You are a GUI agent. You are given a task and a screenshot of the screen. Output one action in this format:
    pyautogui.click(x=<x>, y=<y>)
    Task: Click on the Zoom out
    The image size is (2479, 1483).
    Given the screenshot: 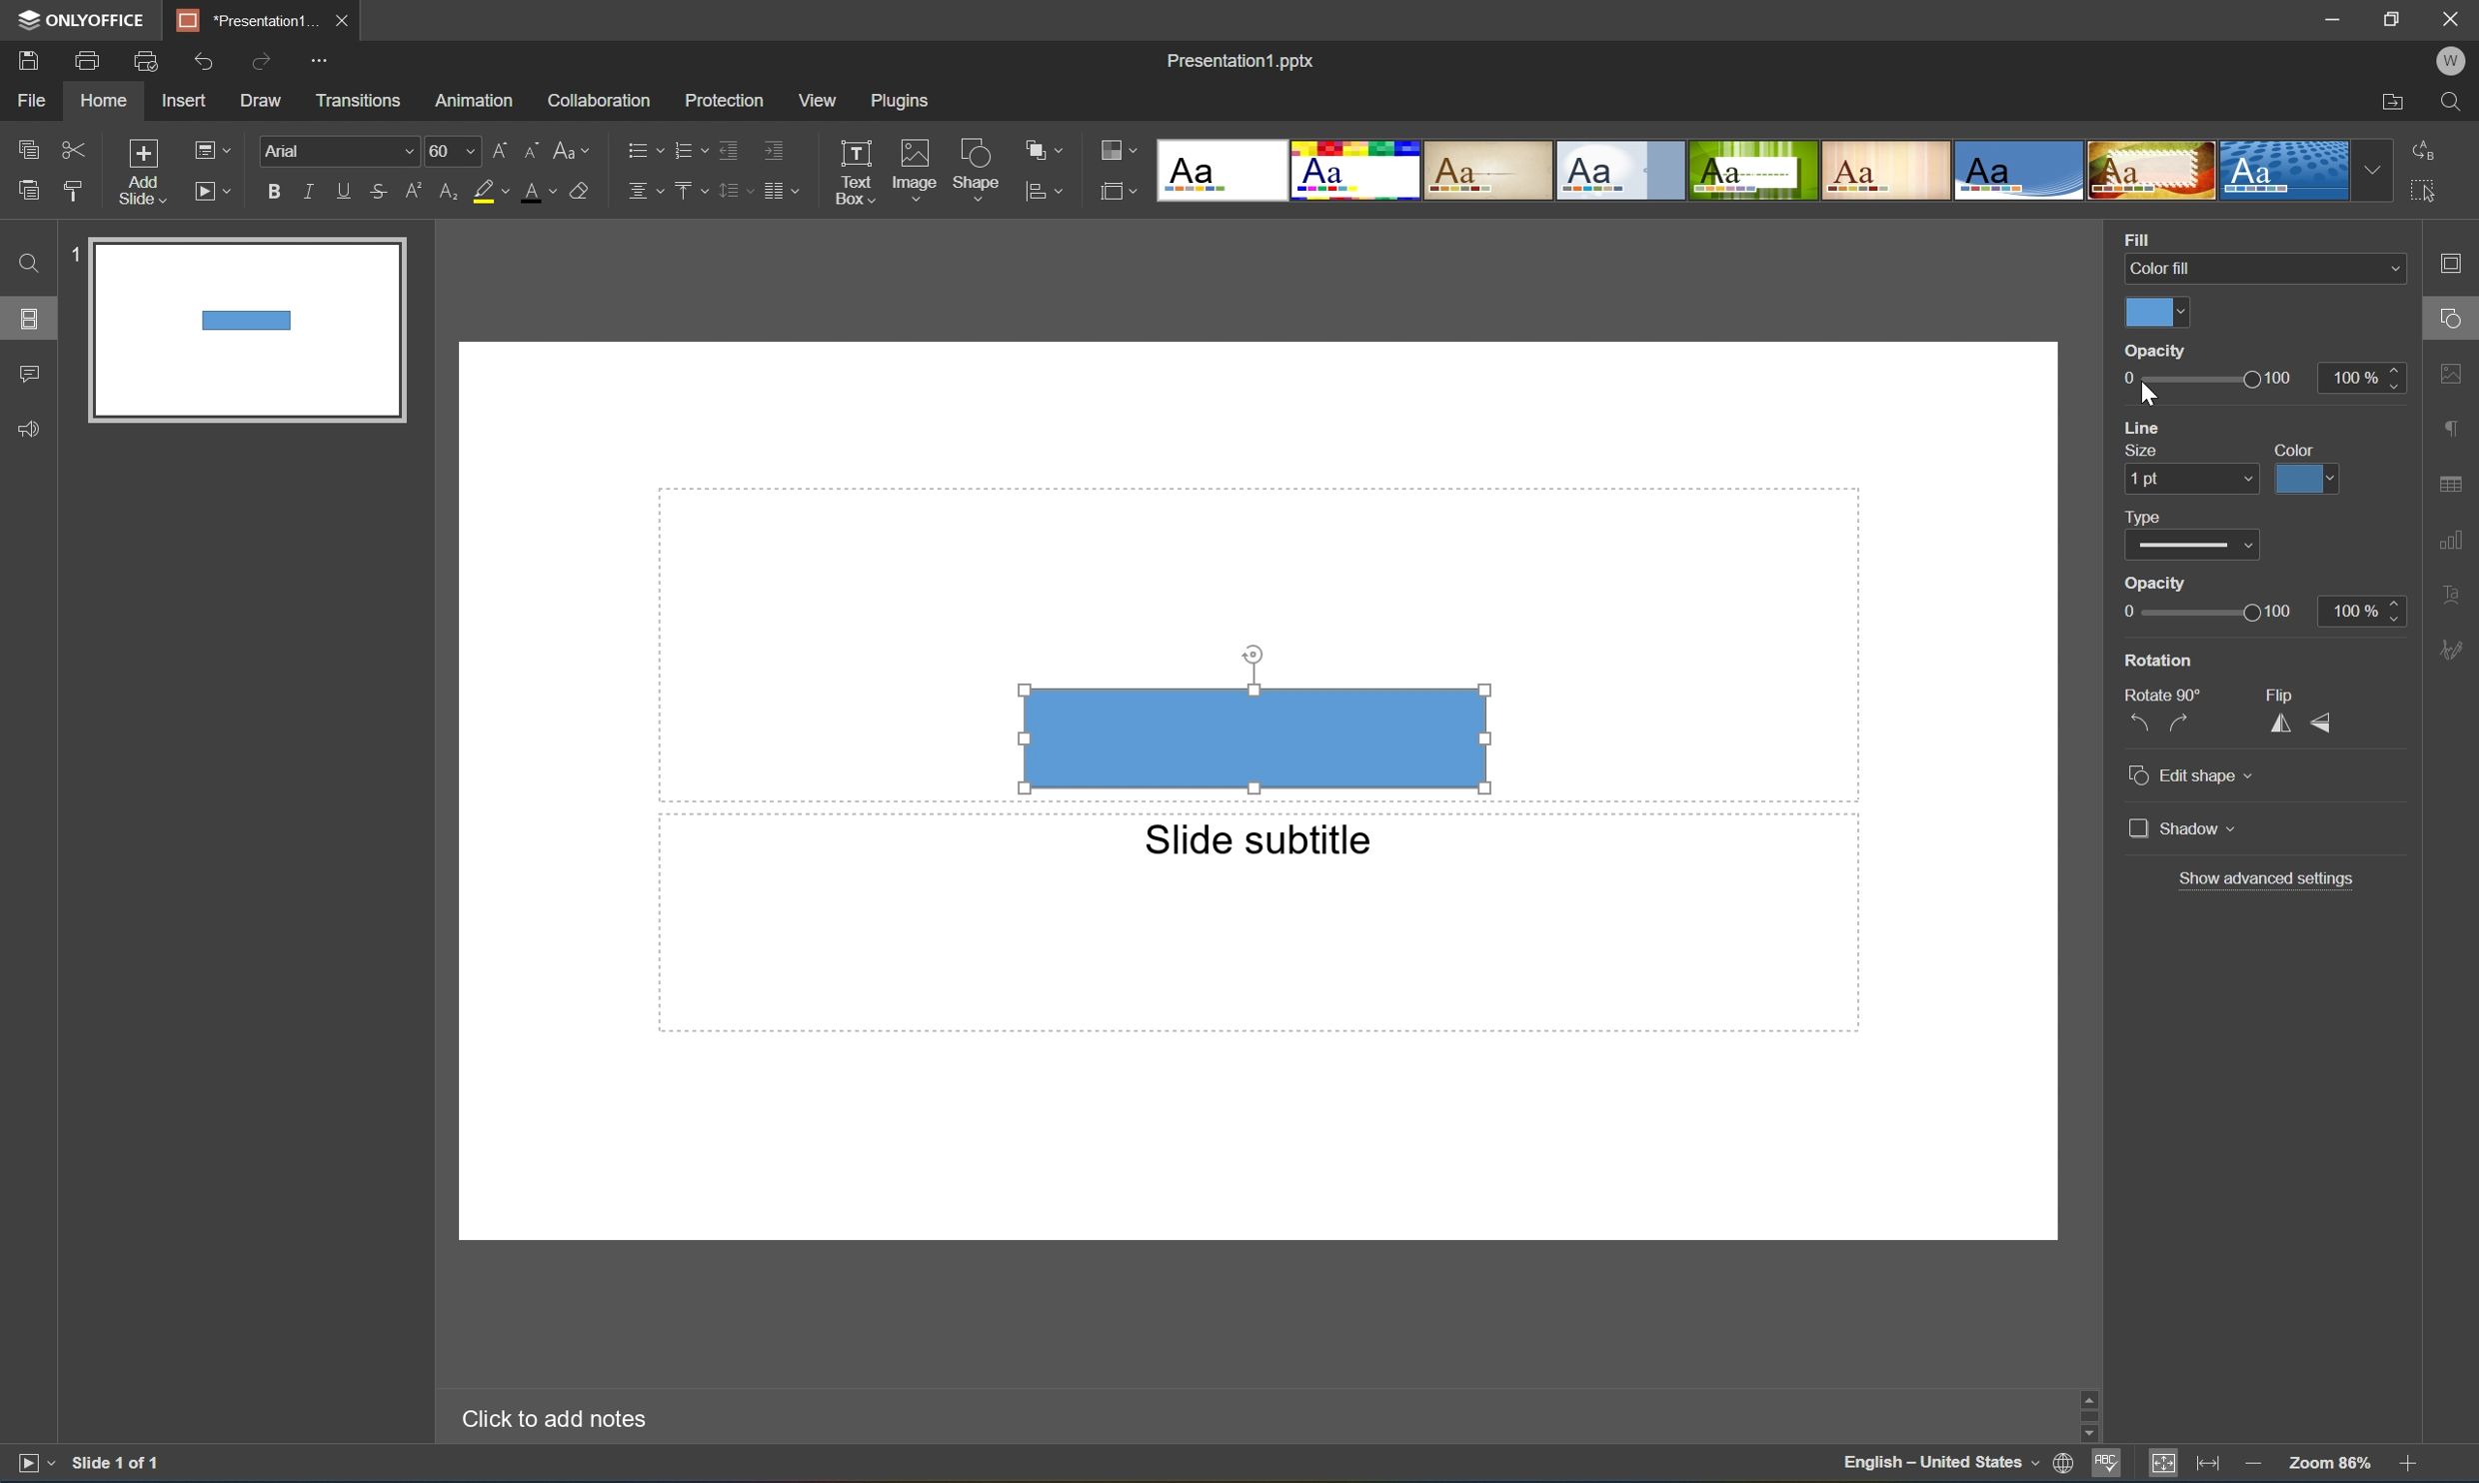 What is the action you would take?
    pyautogui.click(x=2251, y=1464)
    